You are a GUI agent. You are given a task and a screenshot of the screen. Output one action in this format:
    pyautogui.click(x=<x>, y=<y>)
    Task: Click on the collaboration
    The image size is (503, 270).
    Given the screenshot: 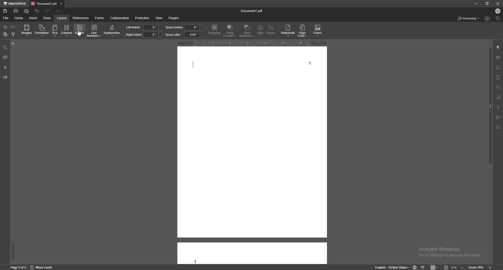 What is the action you would take?
    pyautogui.click(x=120, y=18)
    